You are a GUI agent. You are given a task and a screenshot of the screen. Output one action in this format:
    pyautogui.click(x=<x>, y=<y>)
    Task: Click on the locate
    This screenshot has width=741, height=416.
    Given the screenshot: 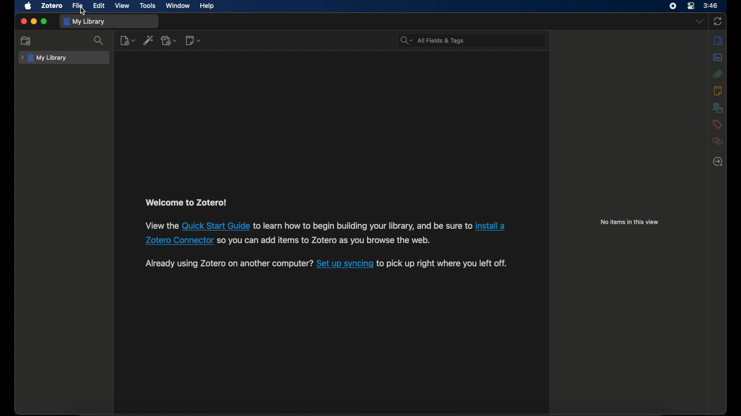 What is the action you would take?
    pyautogui.click(x=718, y=162)
    